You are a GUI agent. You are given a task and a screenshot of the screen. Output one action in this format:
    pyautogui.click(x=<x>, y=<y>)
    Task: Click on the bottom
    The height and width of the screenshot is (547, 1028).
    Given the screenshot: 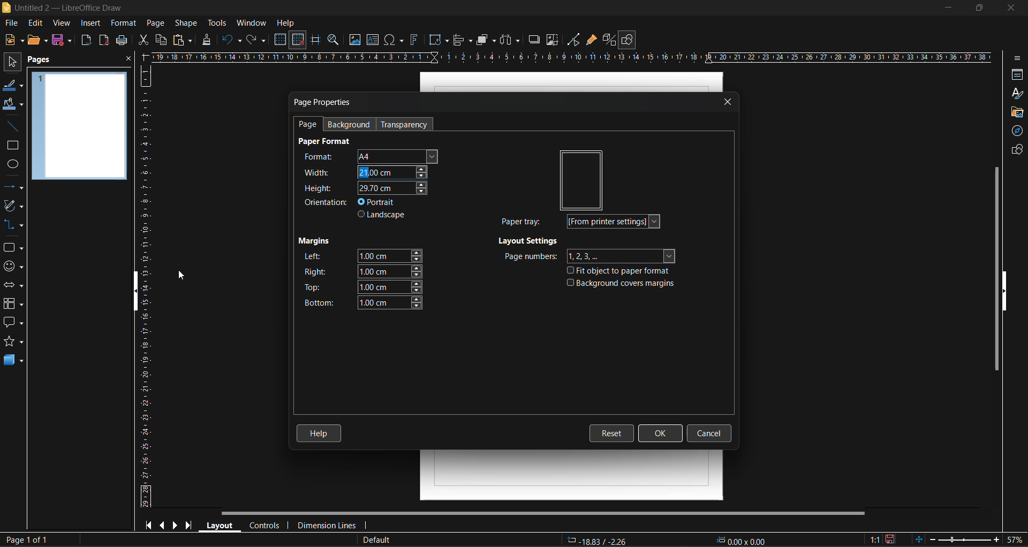 What is the action you would take?
    pyautogui.click(x=360, y=302)
    